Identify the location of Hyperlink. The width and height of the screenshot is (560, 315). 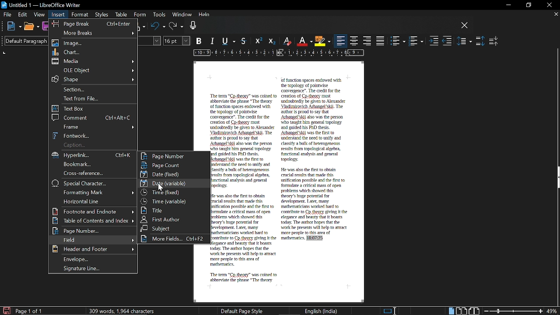
(94, 155).